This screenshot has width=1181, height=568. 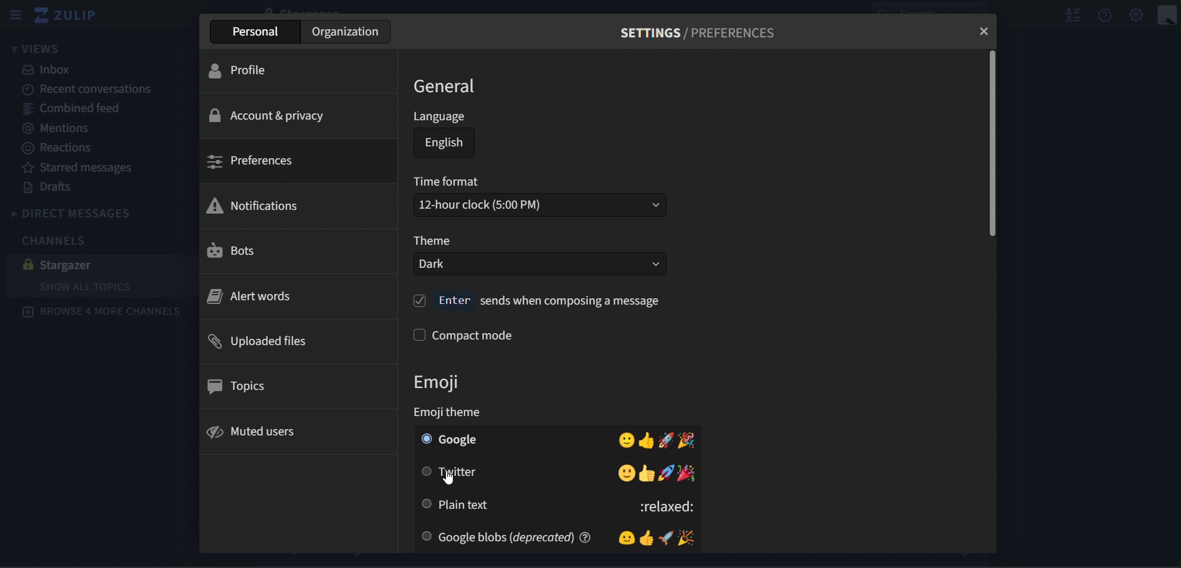 What do you see at coordinates (541, 205) in the screenshot?
I see `12-hour clock (5:00 PM)` at bounding box center [541, 205].